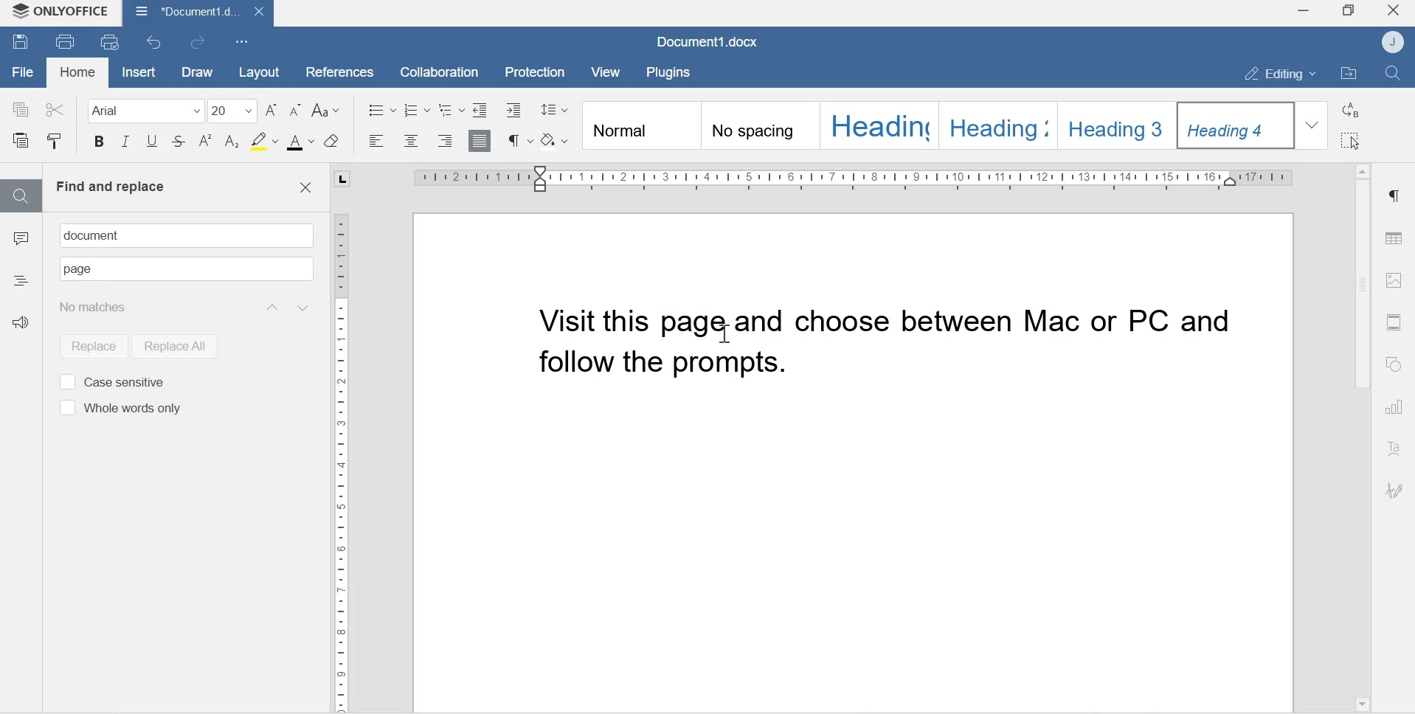 The height and width of the screenshot is (714, 1415). I want to click on Paragraph line spacing, so click(554, 107).